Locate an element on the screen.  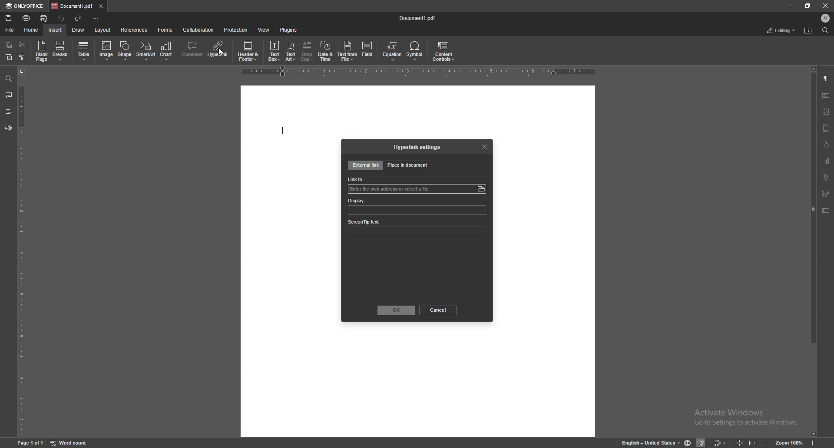
feedback is located at coordinates (8, 128).